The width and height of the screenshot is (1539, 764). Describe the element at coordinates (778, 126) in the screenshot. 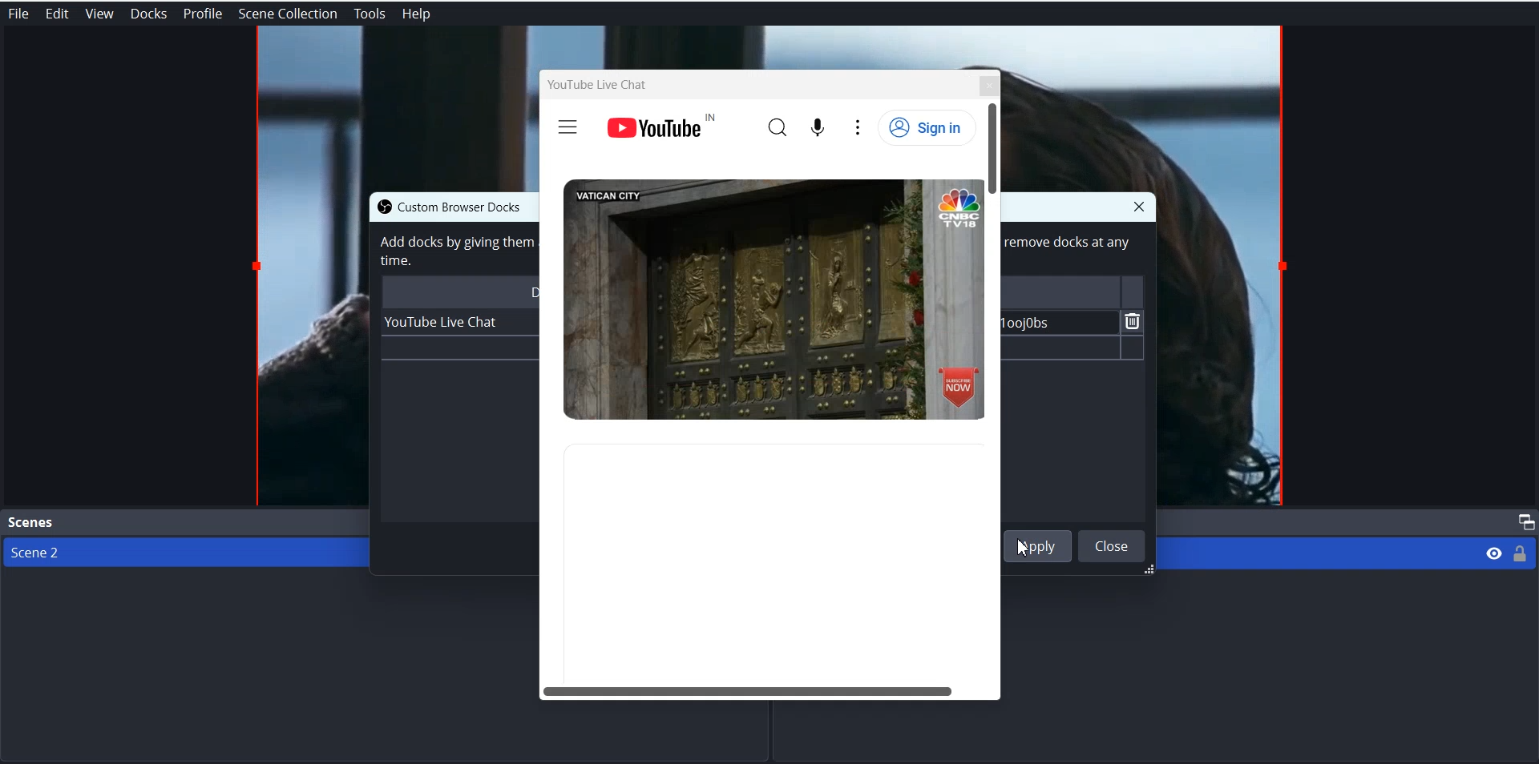

I see `Search` at that location.